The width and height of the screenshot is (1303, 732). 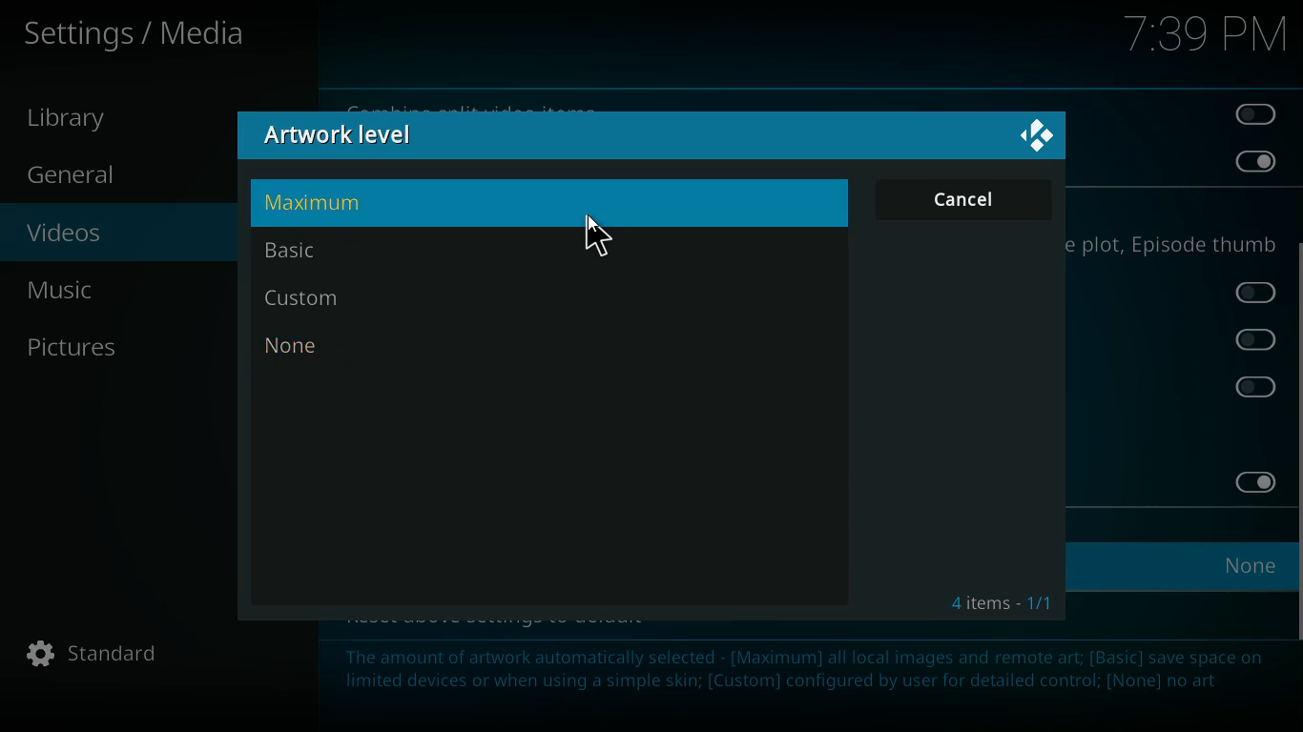 I want to click on time, so click(x=1202, y=36).